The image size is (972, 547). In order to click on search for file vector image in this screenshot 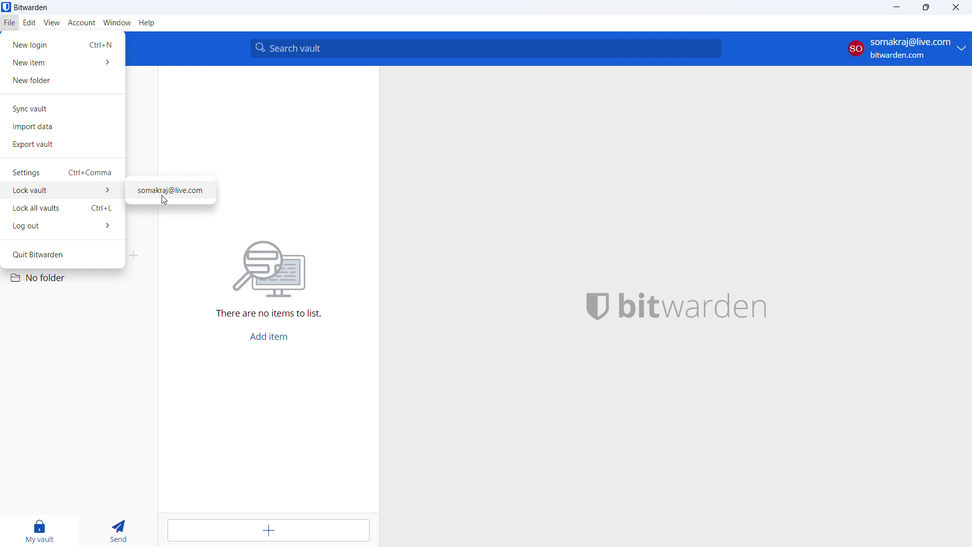, I will do `click(271, 267)`.